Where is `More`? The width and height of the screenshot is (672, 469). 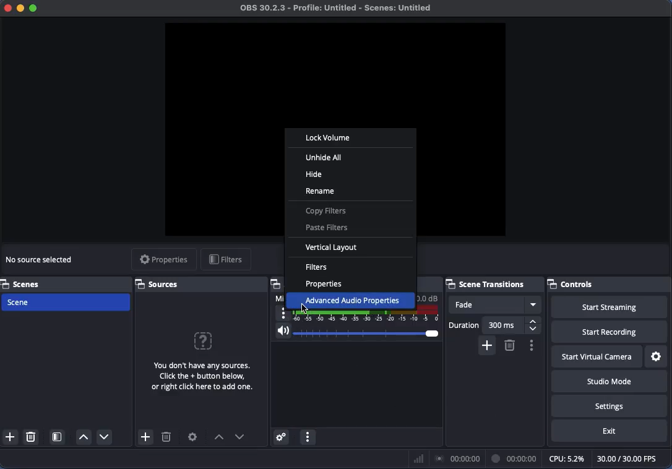 More is located at coordinates (283, 314).